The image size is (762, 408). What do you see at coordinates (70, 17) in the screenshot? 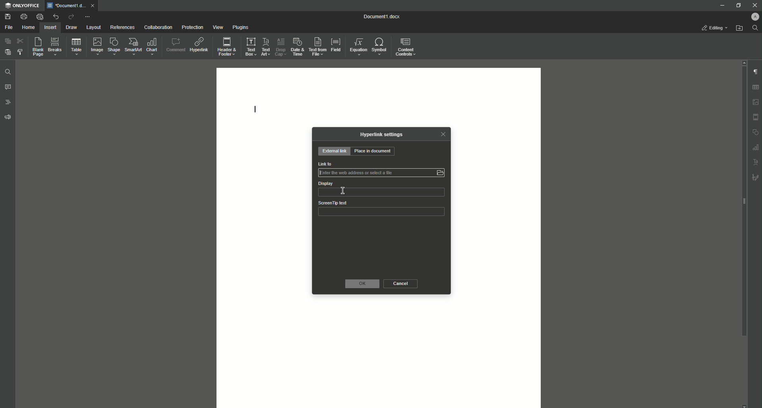
I see `Redo` at bounding box center [70, 17].